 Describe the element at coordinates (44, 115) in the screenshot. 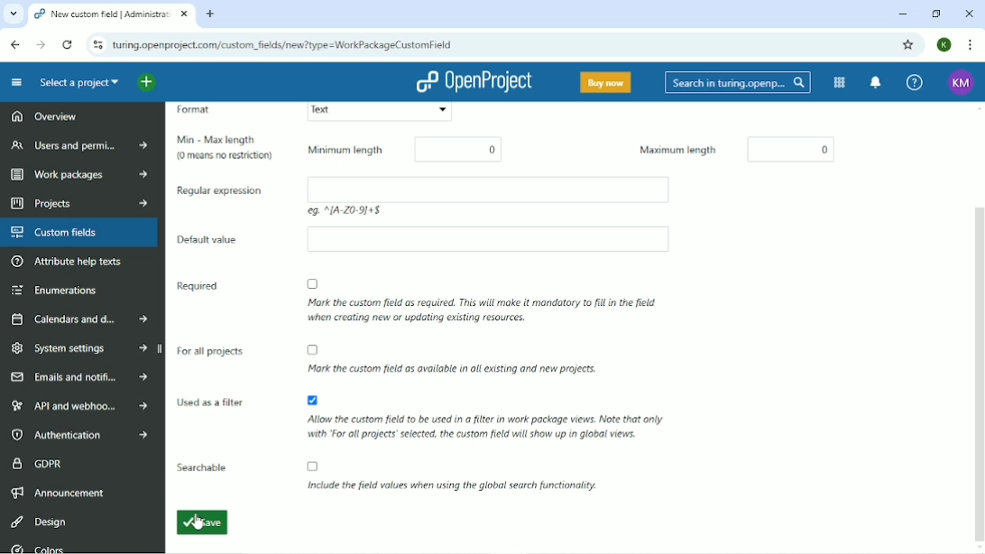

I see `Overview` at that location.